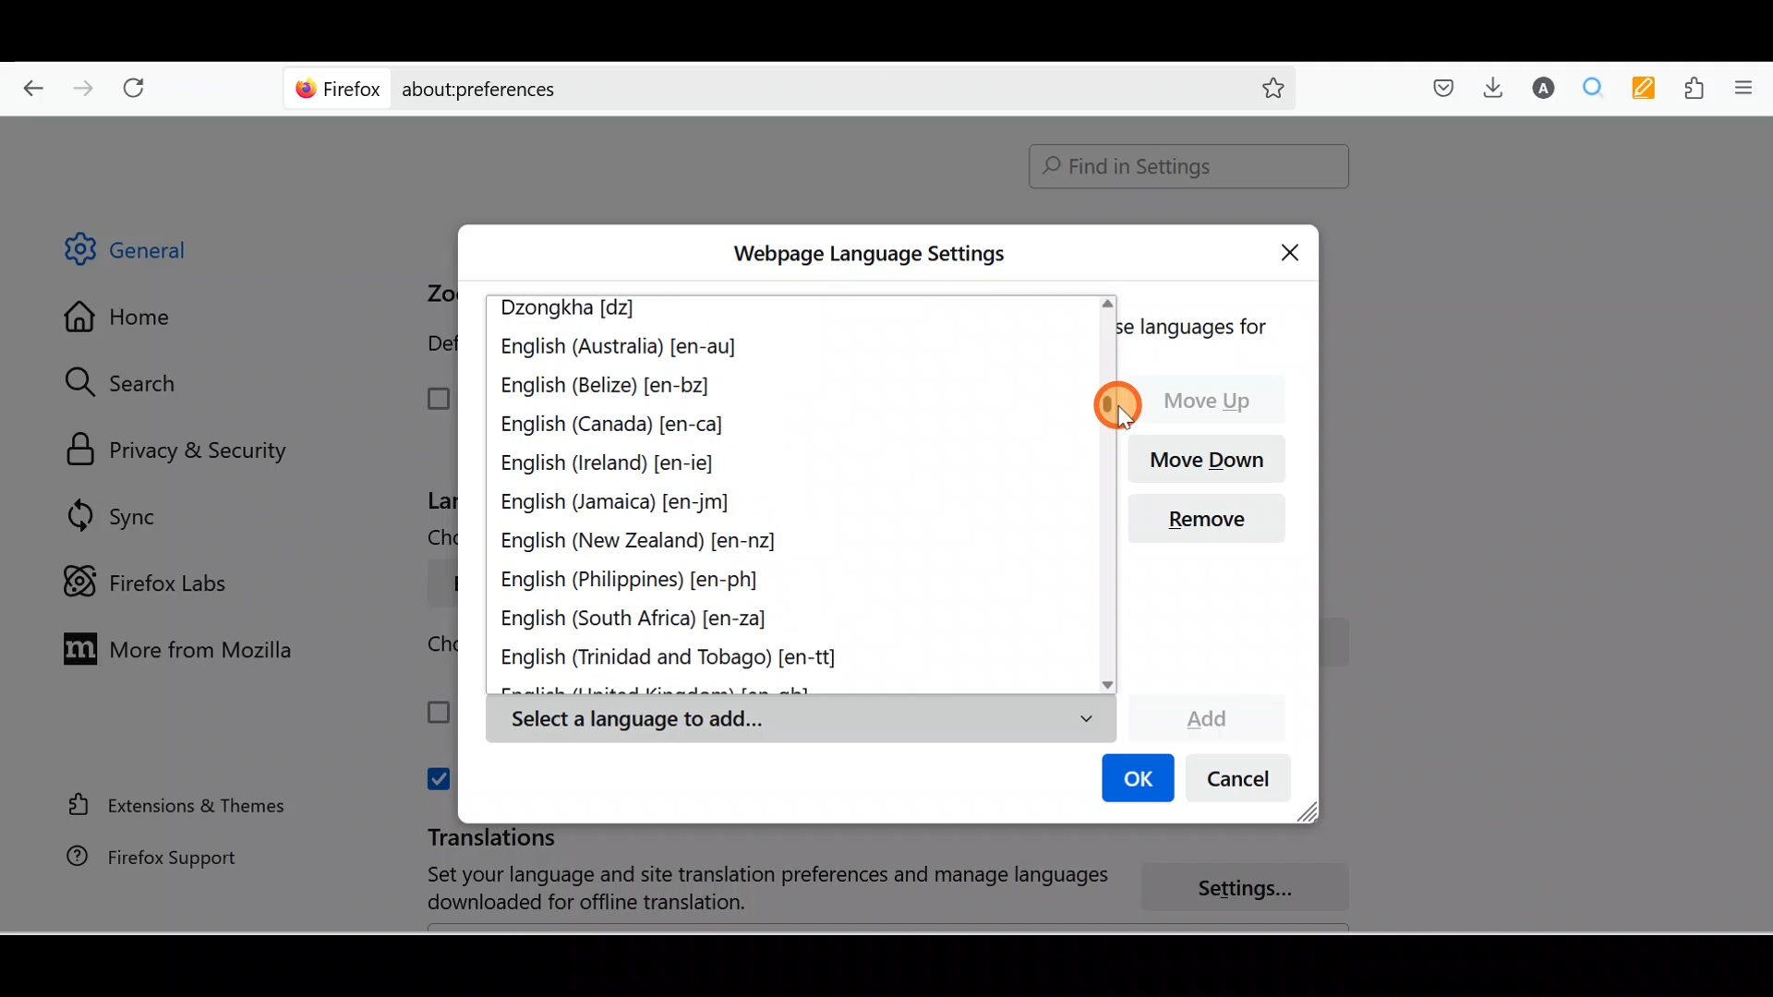 The height and width of the screenshot is (997, 1773). I want to click on English (Ireland) [en-ie], so click(614, 460).